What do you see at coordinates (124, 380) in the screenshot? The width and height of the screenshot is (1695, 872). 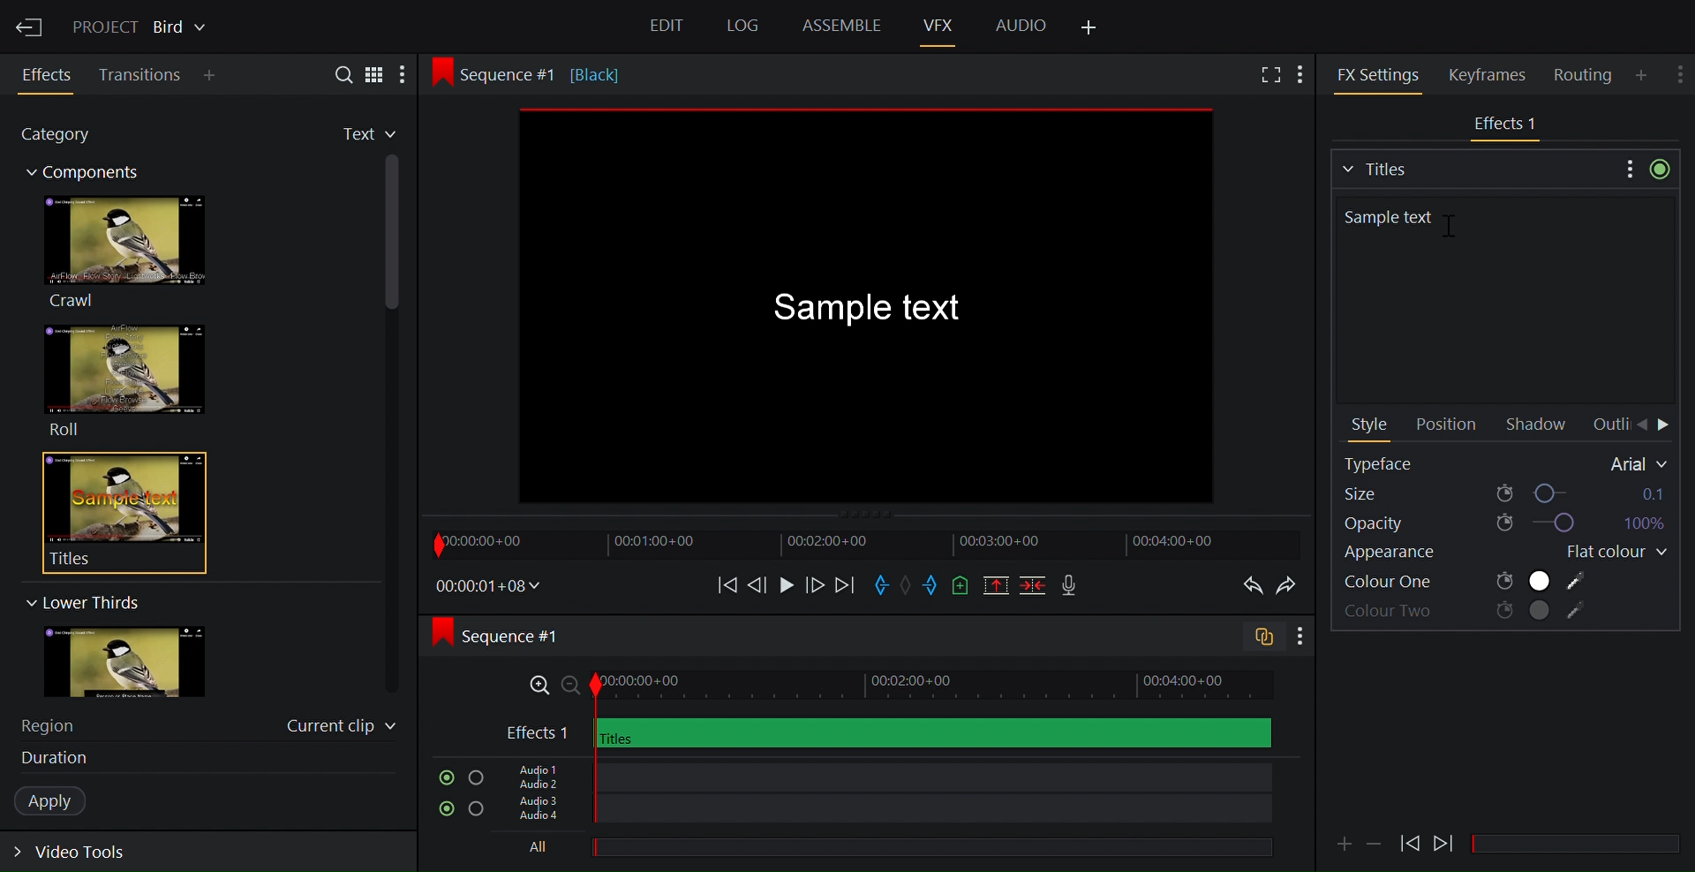 I see `Roll` at bounding box center [124, 380].